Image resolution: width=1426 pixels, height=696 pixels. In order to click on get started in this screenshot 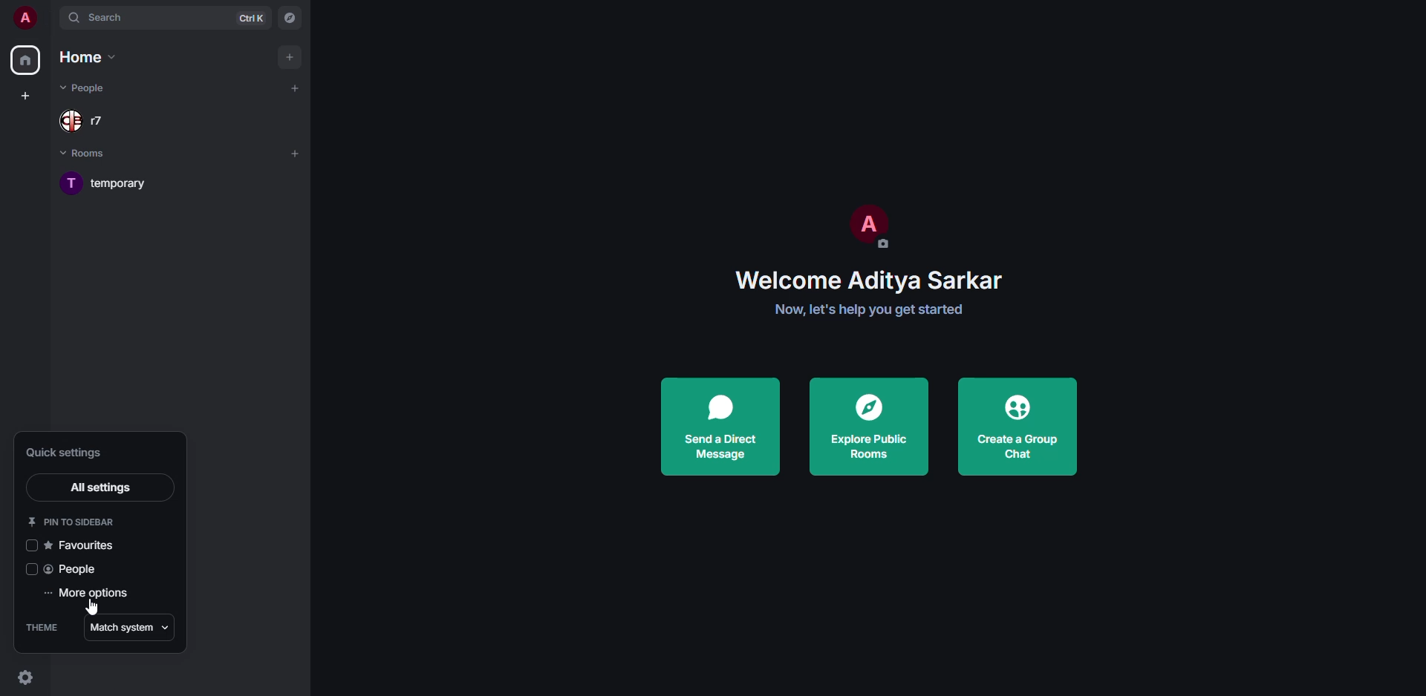, I will do `click(865, 310)`.